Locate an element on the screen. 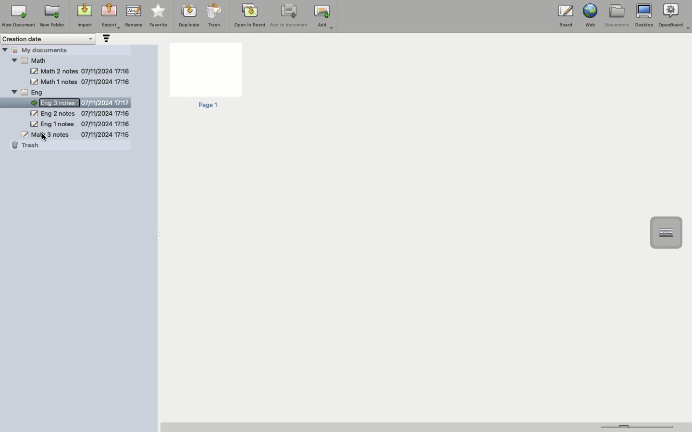 The image size is (692, 432). Favorite is located at coordinates (159, 16).